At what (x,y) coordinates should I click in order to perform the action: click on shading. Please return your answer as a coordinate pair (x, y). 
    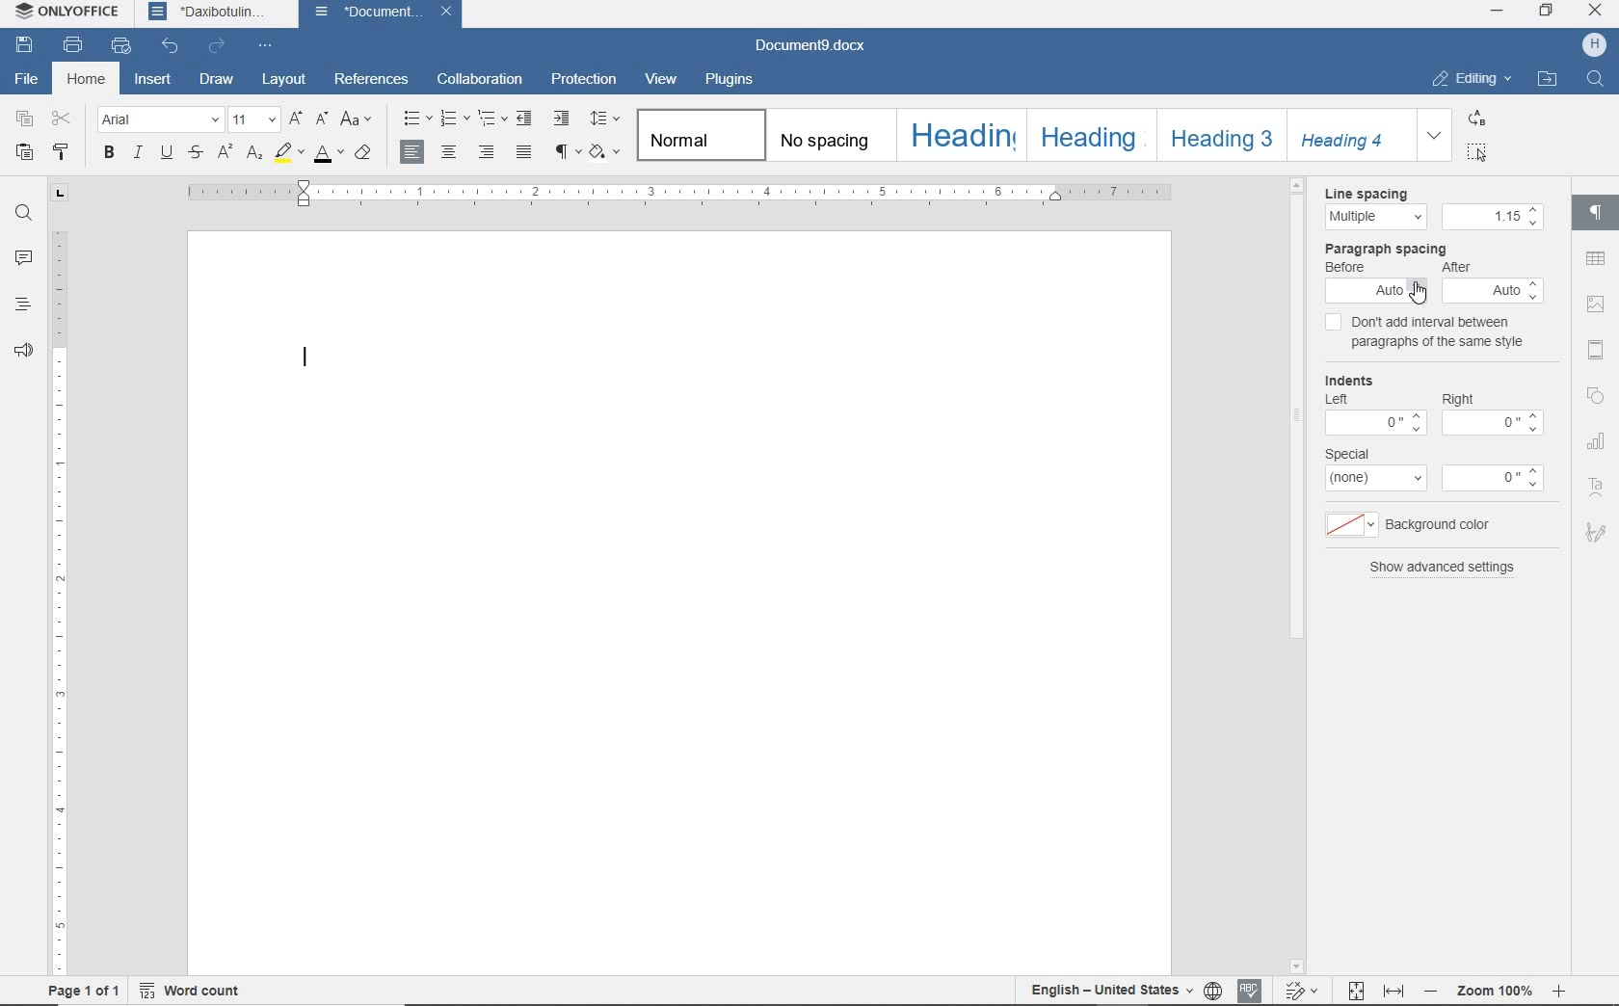
    Looking at the image, I should click on (606, 154).